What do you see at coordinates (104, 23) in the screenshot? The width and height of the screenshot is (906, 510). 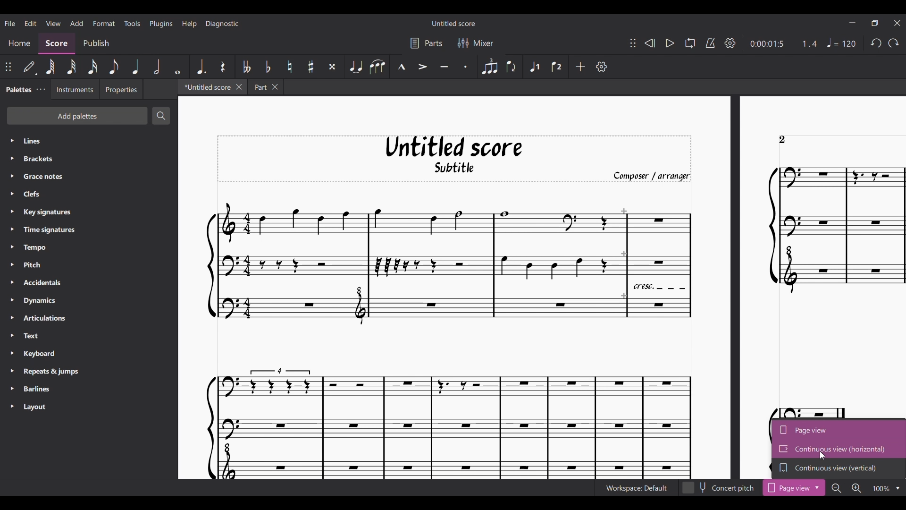 I see `Format menu` at bounding box center [104, 23].